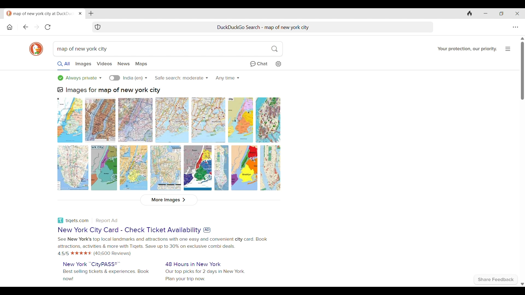  What do you see at coordinates (522, 39) in the screenshot?
I see `Quick slide to the top` at bounding box center [522, 39].